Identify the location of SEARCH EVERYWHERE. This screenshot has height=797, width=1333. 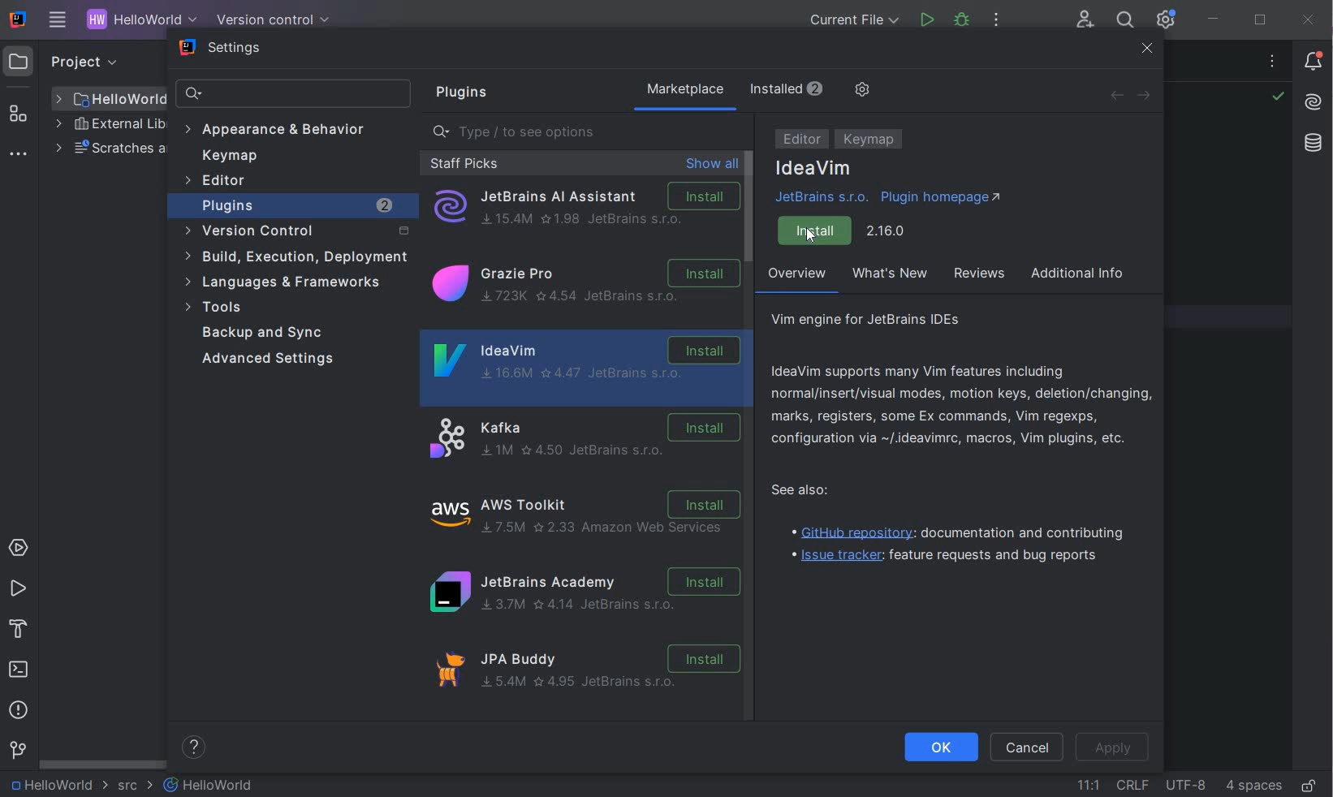
(1124, 22).